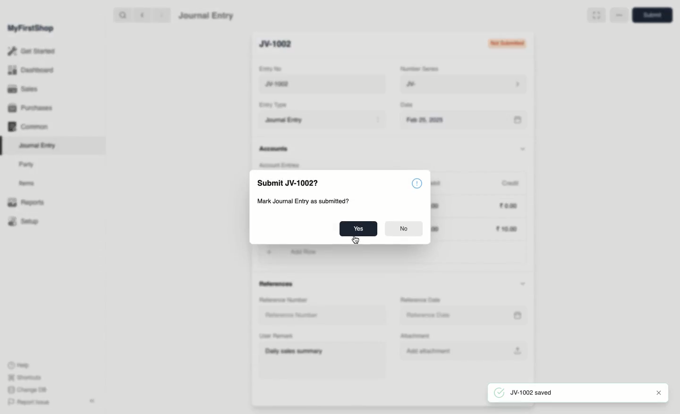 The width and height of the screenshot is (680, 414). Describe the element at coordinates (30, 29) in the screenshot. I see `MyFirstShop` at that location.